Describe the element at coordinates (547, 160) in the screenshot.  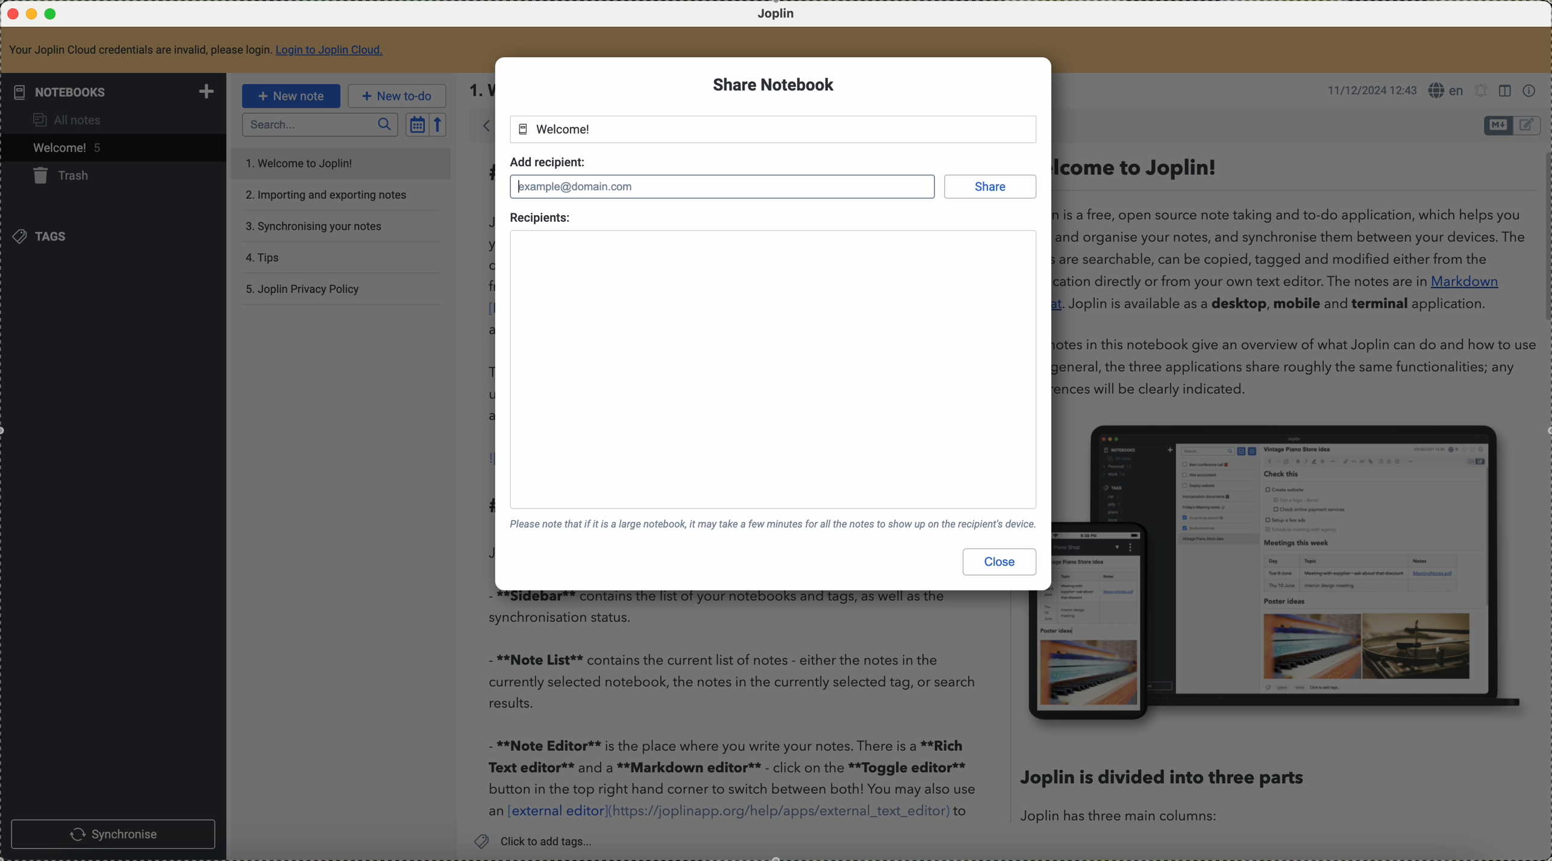
I see `add recipient` at that location.